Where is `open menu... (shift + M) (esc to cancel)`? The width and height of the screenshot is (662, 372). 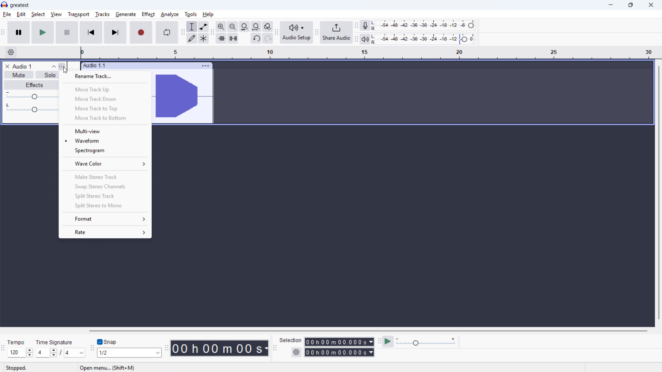
open menu... (shift + M) (esc to cancel) is located at coordinates (124, 368).